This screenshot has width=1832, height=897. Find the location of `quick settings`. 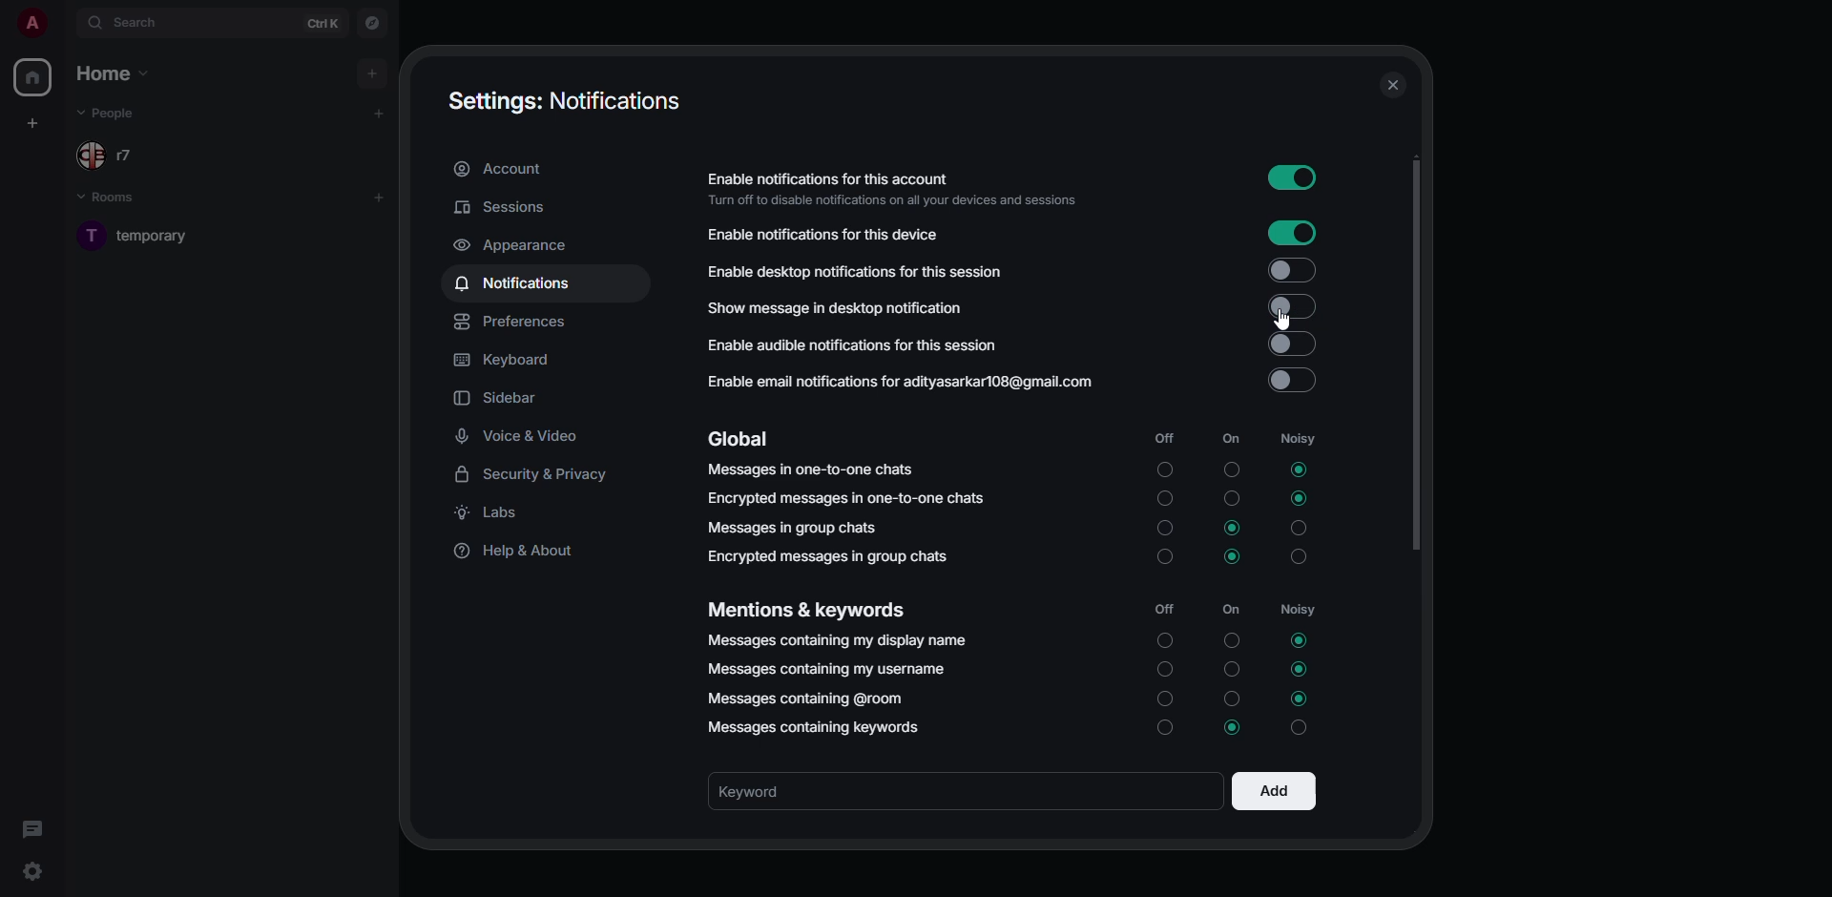

quick settings is located at coordinates (34, 871).